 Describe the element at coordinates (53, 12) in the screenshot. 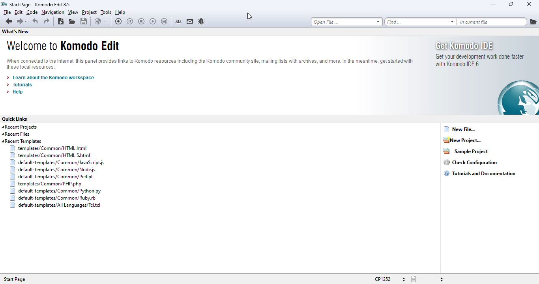

I see `navigation` at that location.